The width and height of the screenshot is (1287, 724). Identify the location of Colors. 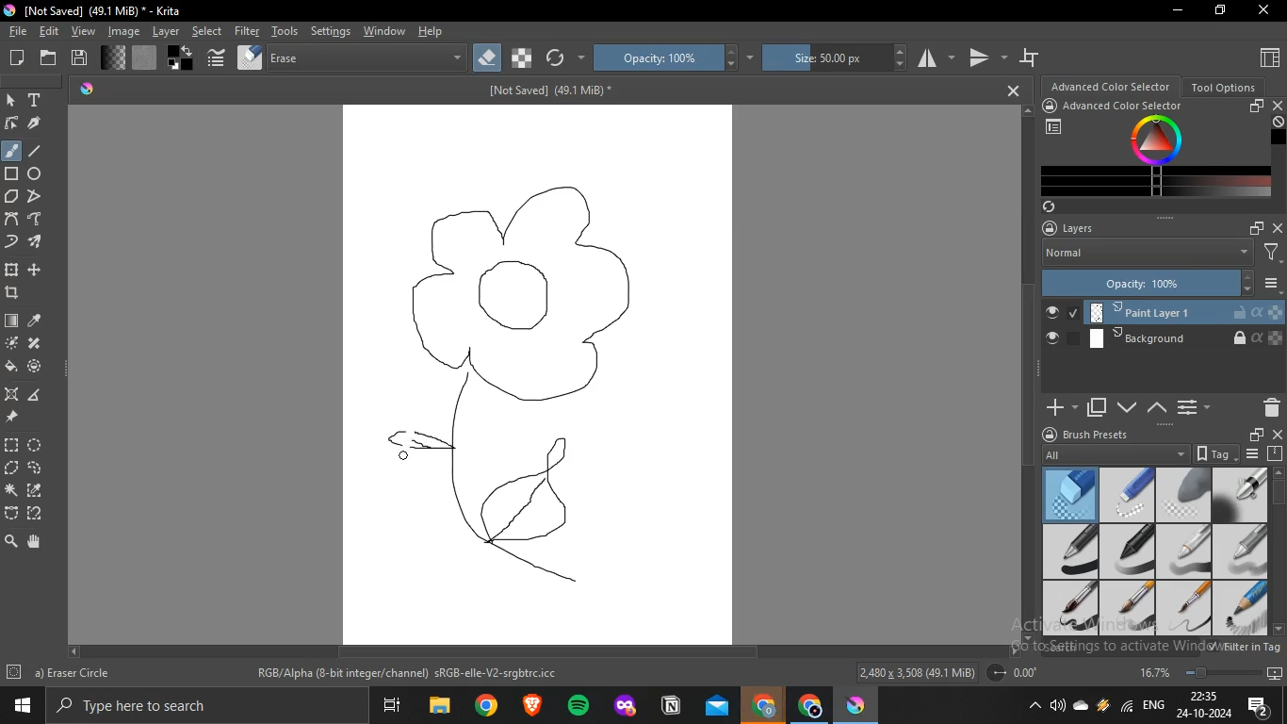
(1159, 141).